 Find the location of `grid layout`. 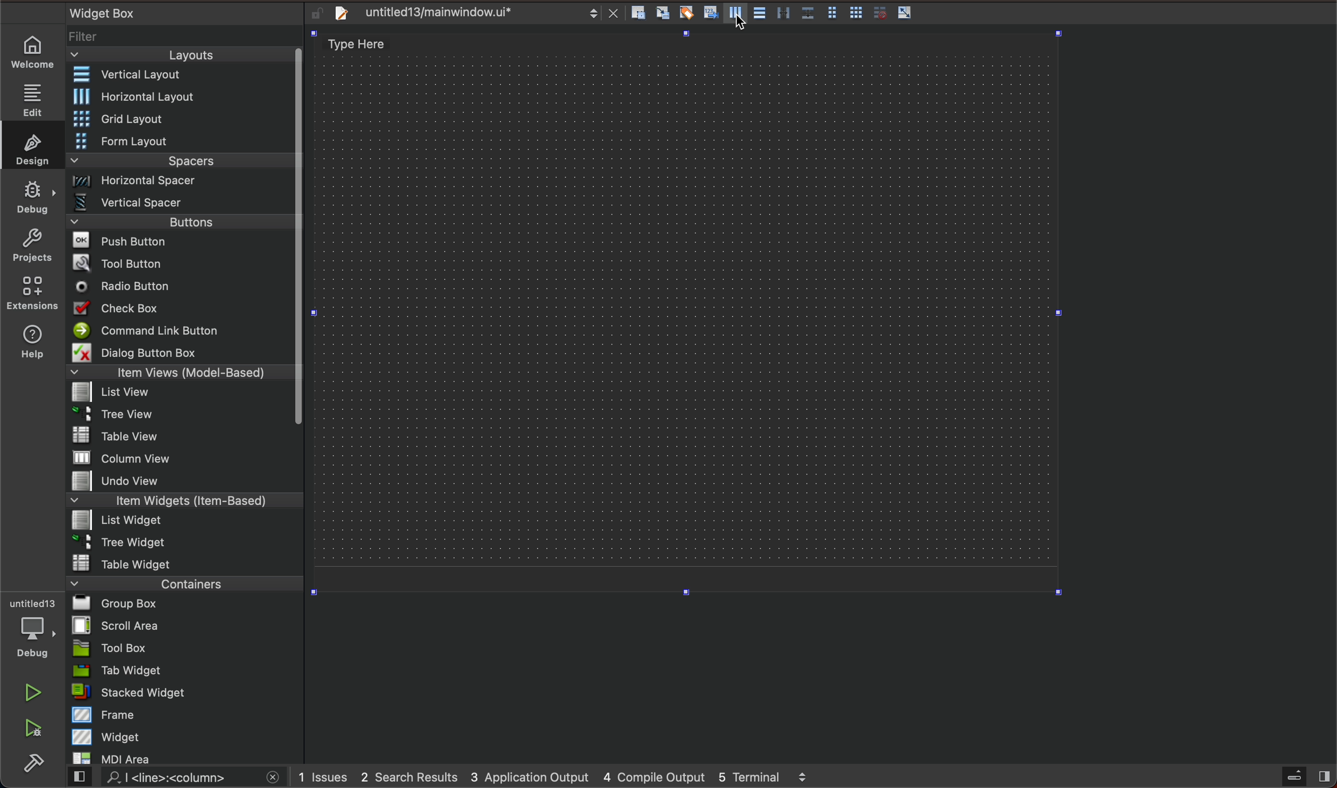

grid layout is located at coordinates (185, 118).